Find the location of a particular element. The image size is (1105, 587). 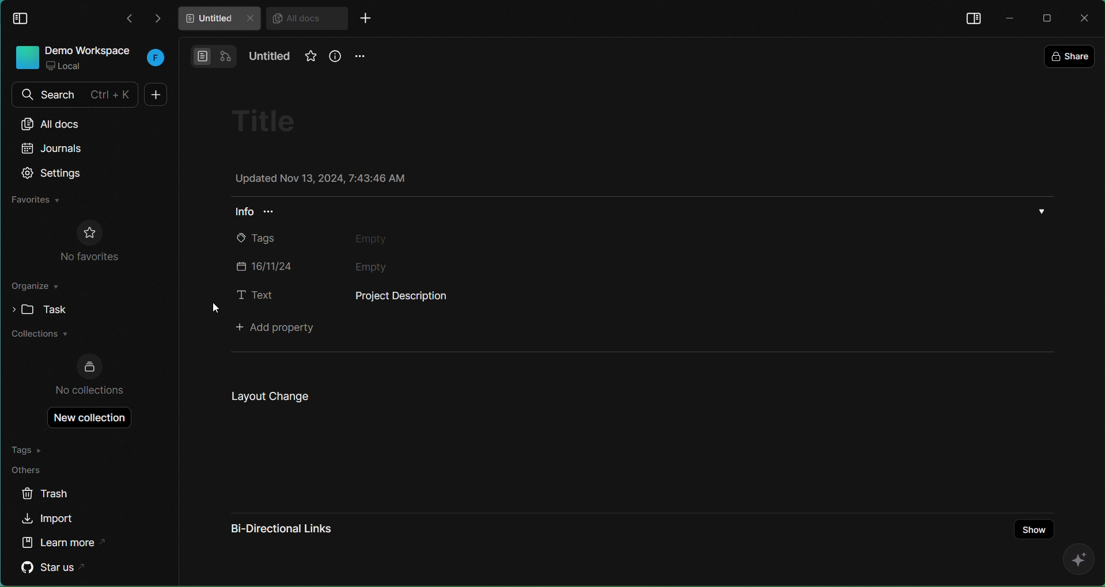

journals is located at coordinates (53, 148).